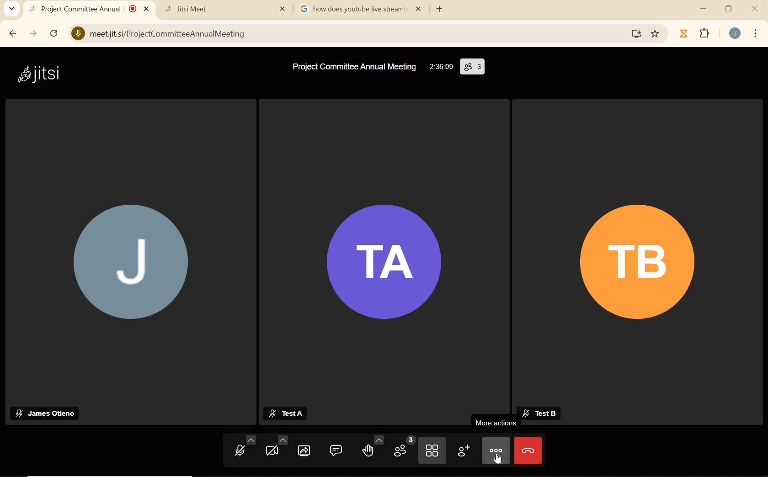  What do you see at coordinates (438, 10) in the screenshot?
I see `ADD TAB` at bounding box center [438, 10].